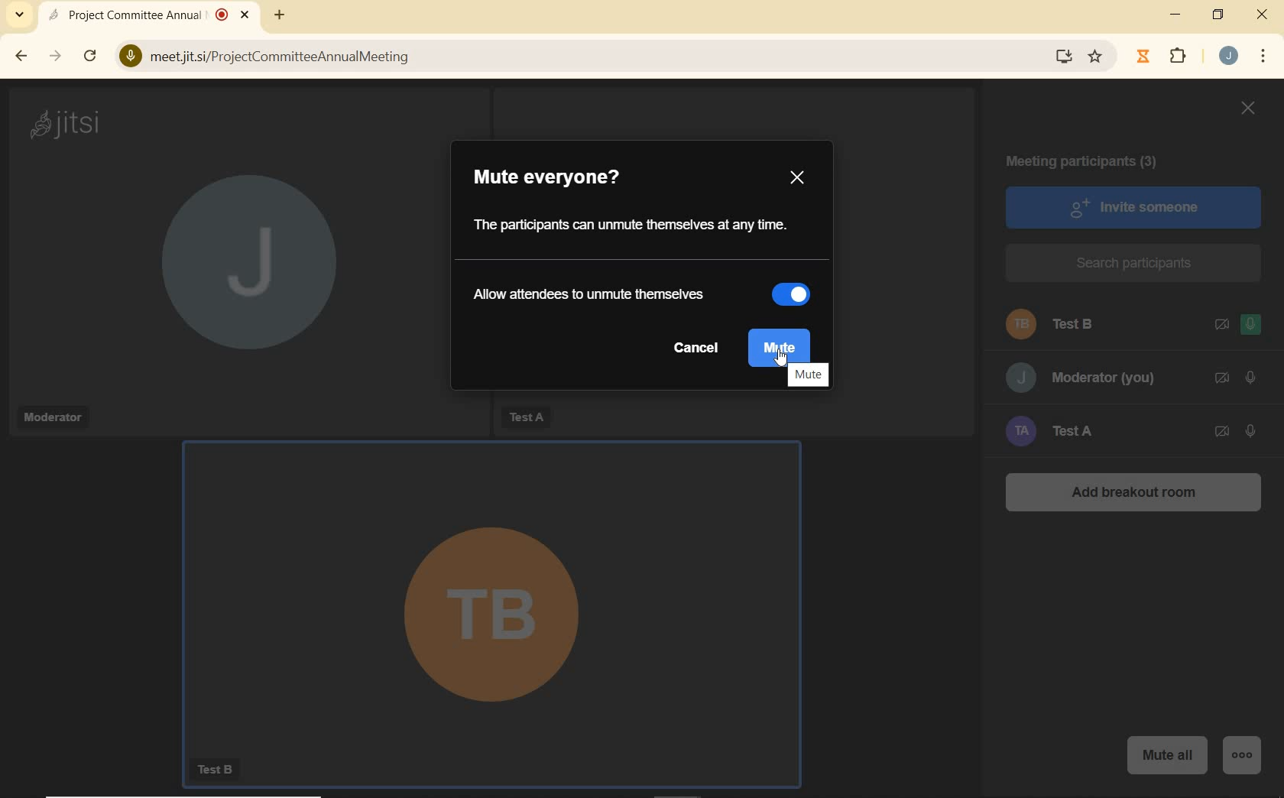  Describe the element at coordinates (1230, 57) in the screenshot. I see `ACCOUNT` at that location.